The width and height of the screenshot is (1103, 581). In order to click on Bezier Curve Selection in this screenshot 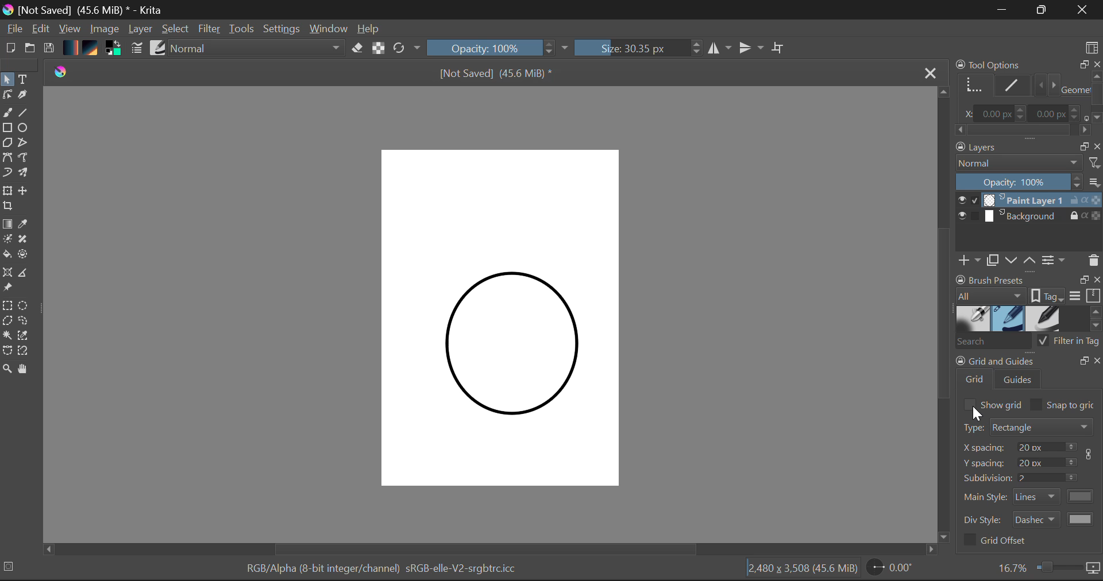, I will do `click(7, 350)`.